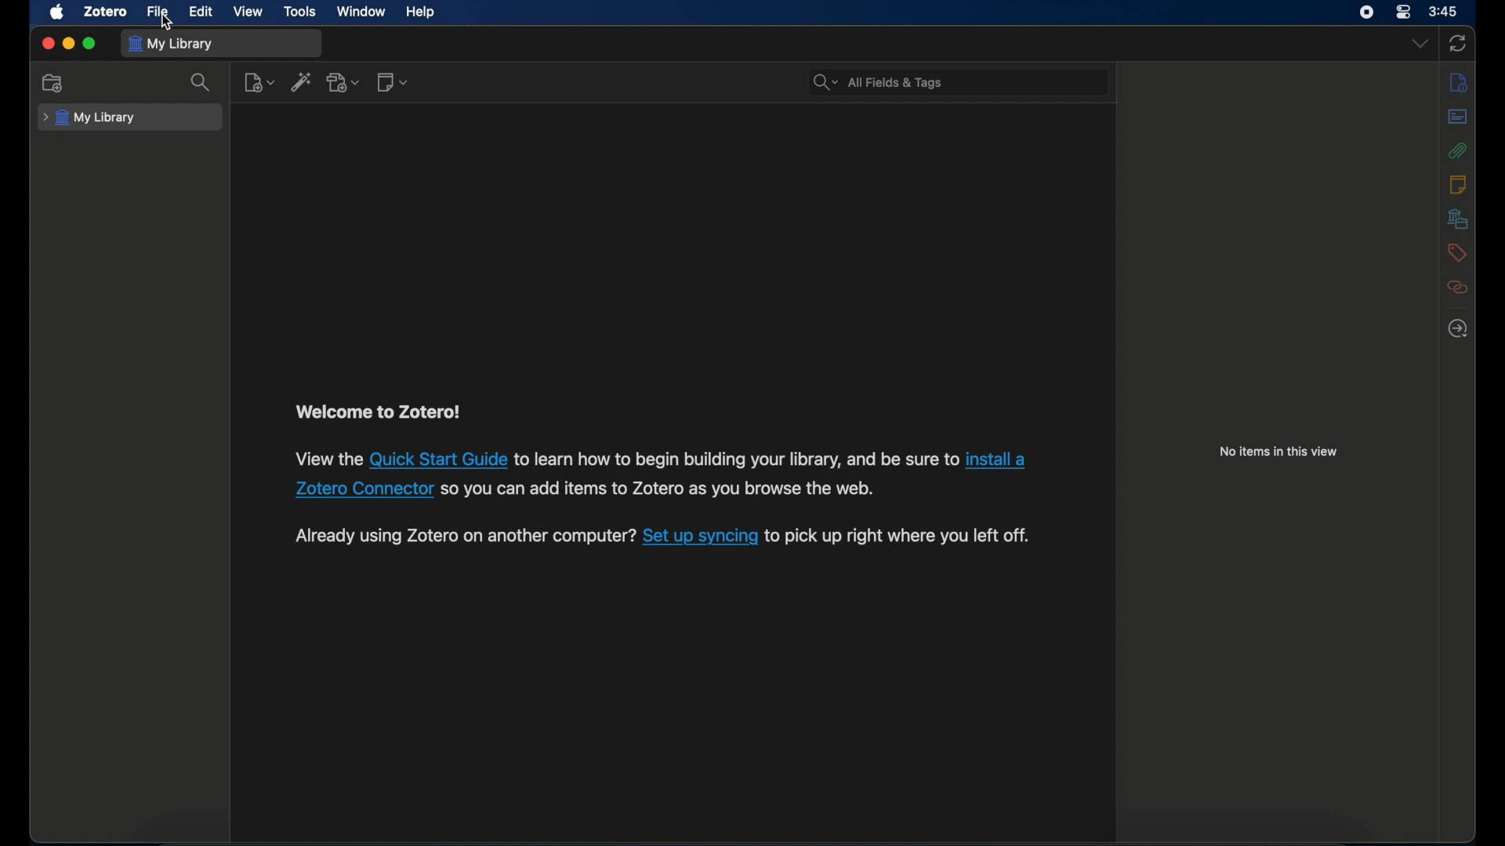 The height and width of the screenshot is (846, 1505). Describe the element at coordinates (89, 117) in the screenshot. I see `my library` at that location.